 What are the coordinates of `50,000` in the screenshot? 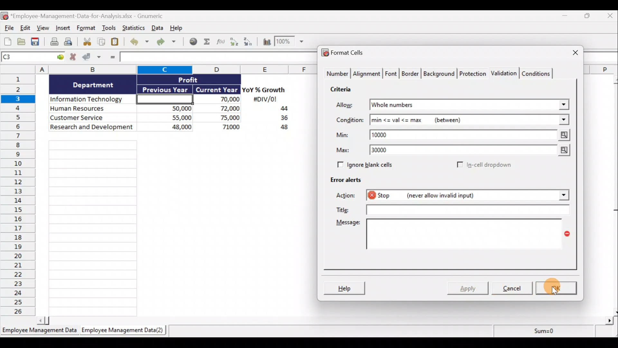 It's located at (168, 108).